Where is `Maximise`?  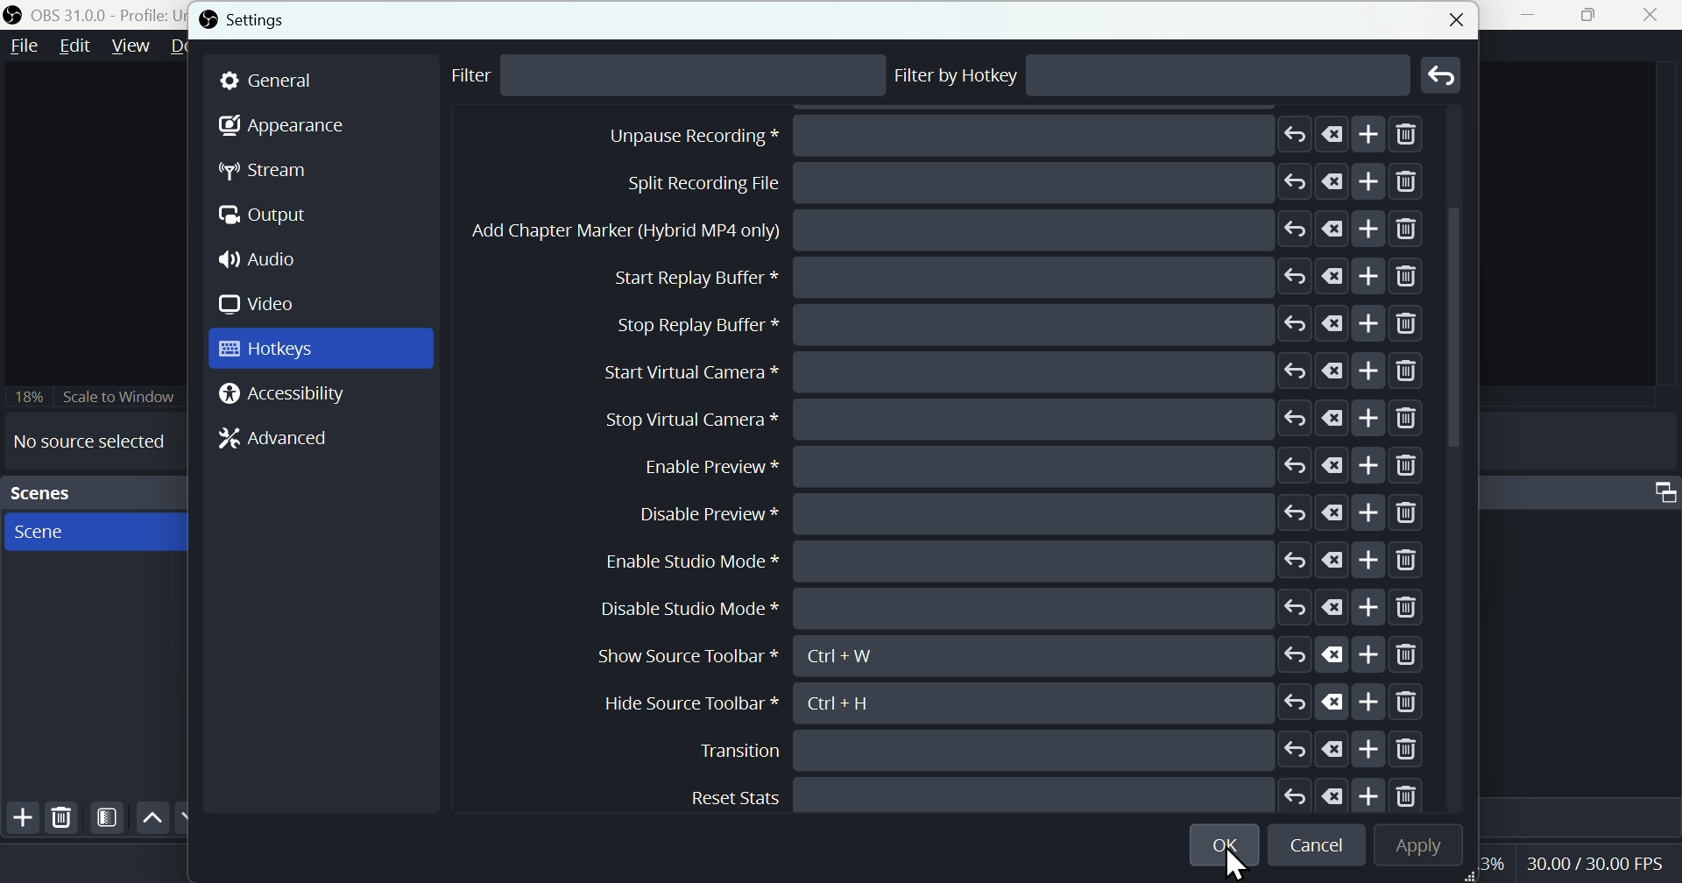 Maximise is located at coordinates (1595, 15).